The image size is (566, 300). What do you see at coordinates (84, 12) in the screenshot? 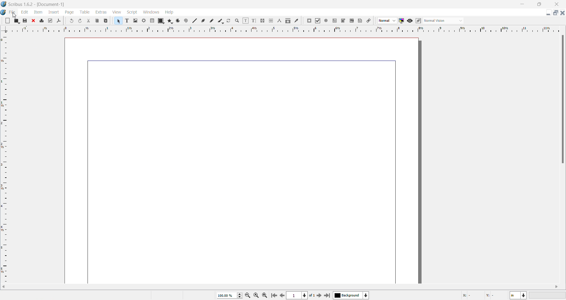
I see `Table` at bounding box center [84, 12].